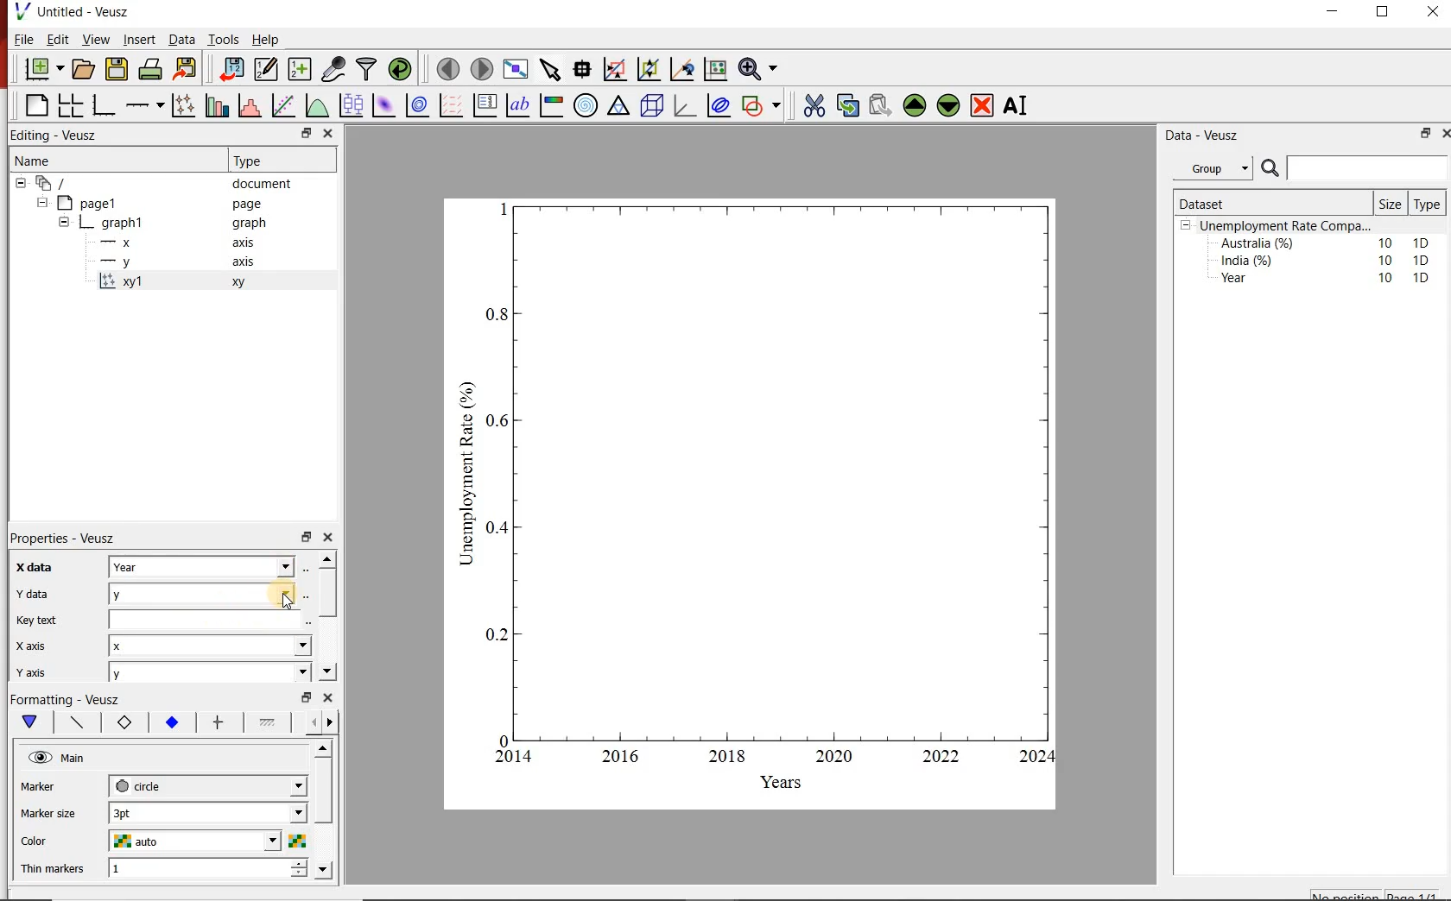 Image resolution: width=1451 pixels, height=901 pixels. Describe the element at coordinates (299, 877) in the screenshot. I see `decrease` at that location.